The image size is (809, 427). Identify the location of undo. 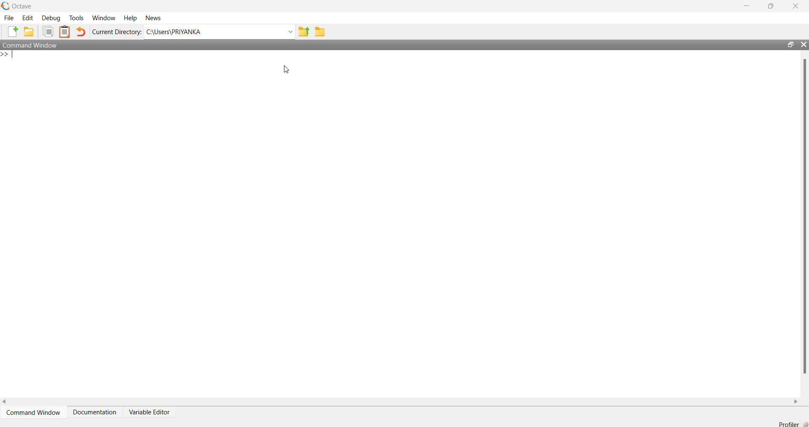
(80, 32).